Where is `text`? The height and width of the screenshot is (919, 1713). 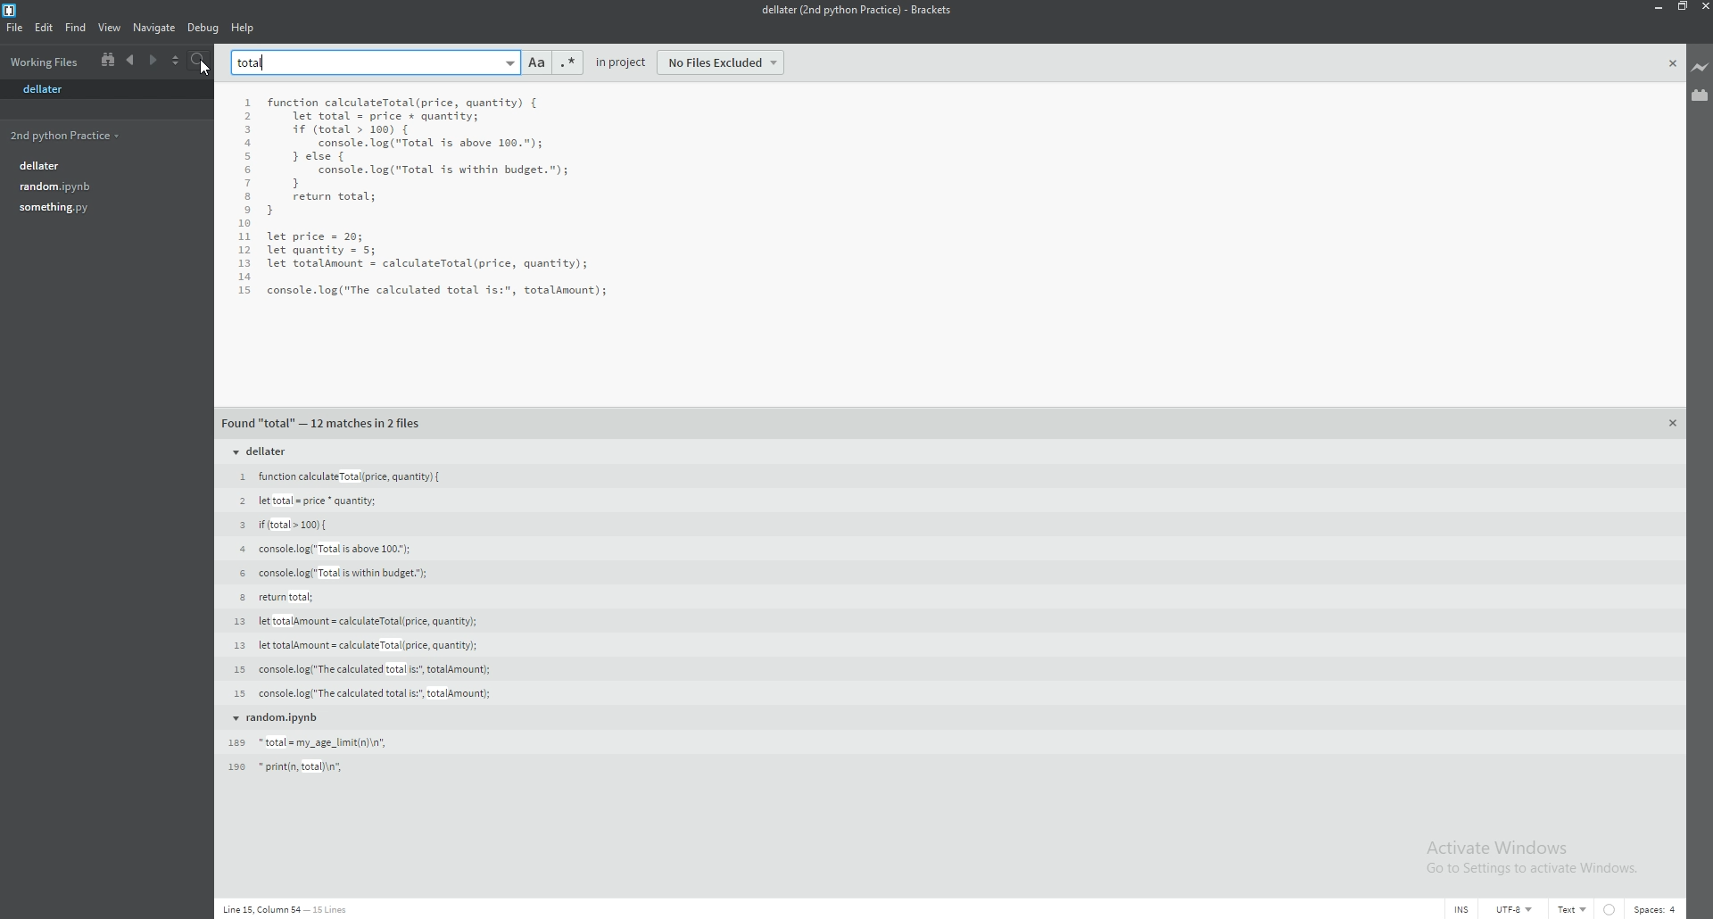 text is located at coordinates (1572, 909).